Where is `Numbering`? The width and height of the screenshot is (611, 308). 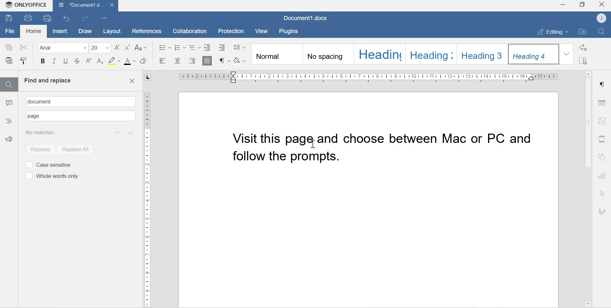 Numbering is located at coordinates (181, 47).